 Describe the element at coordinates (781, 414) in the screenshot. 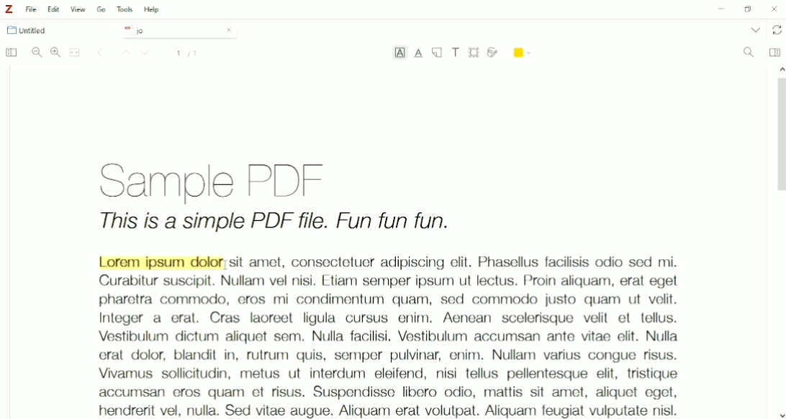

I see `Down` at that location.